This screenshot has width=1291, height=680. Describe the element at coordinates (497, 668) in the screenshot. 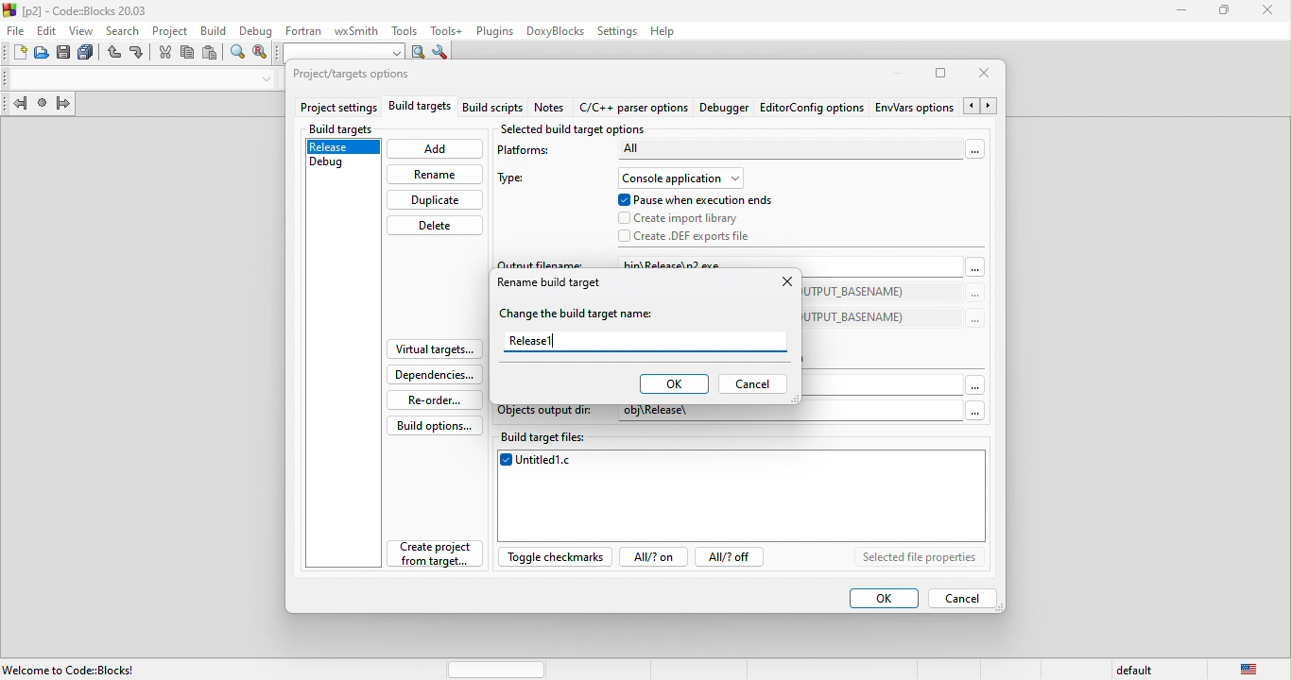

I see `horizontal scroll bar` at that location.